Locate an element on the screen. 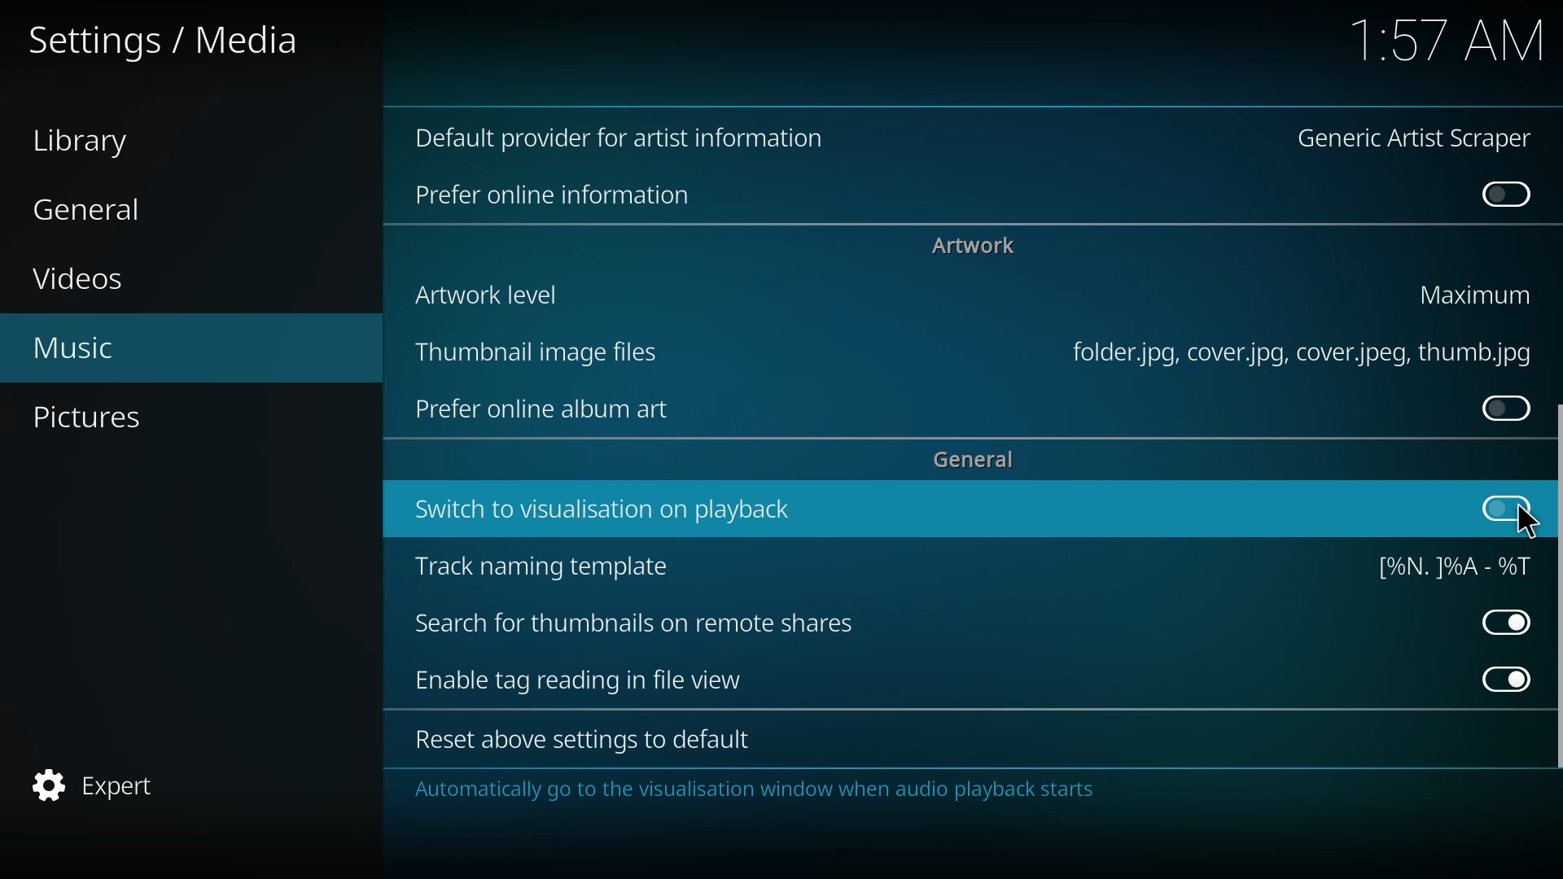 The height and width of the screenshot is (879, 1563). time is located at coordinates (1443, 38).